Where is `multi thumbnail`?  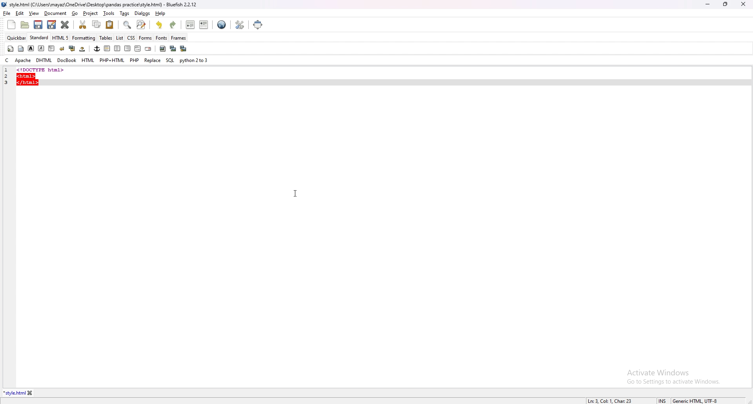
multi thumbnail is located at coordinates (183, 48).